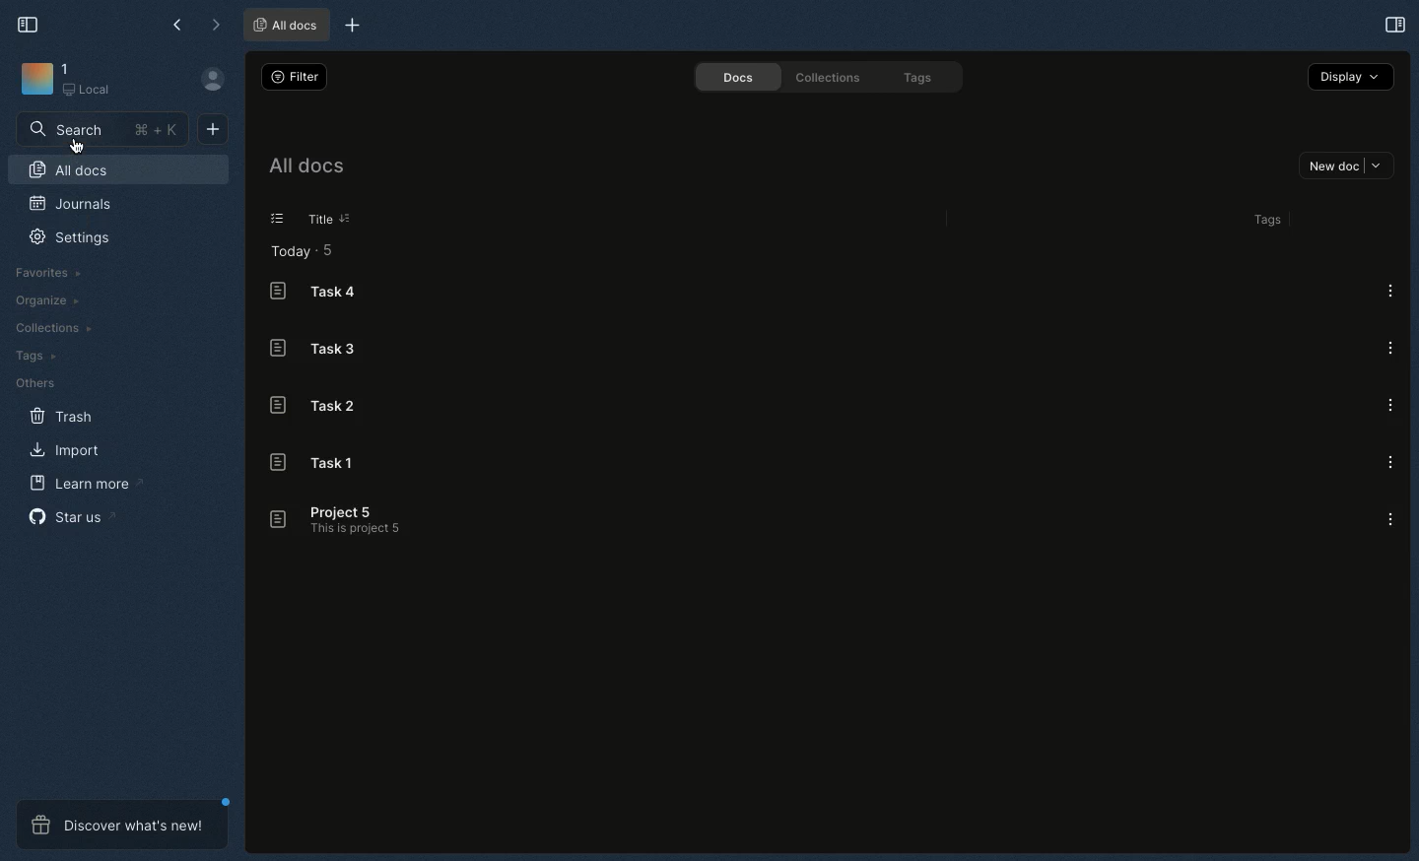 The width and height of the screenshot is (1419, 861). I want to click on Others, so click(35, 381).